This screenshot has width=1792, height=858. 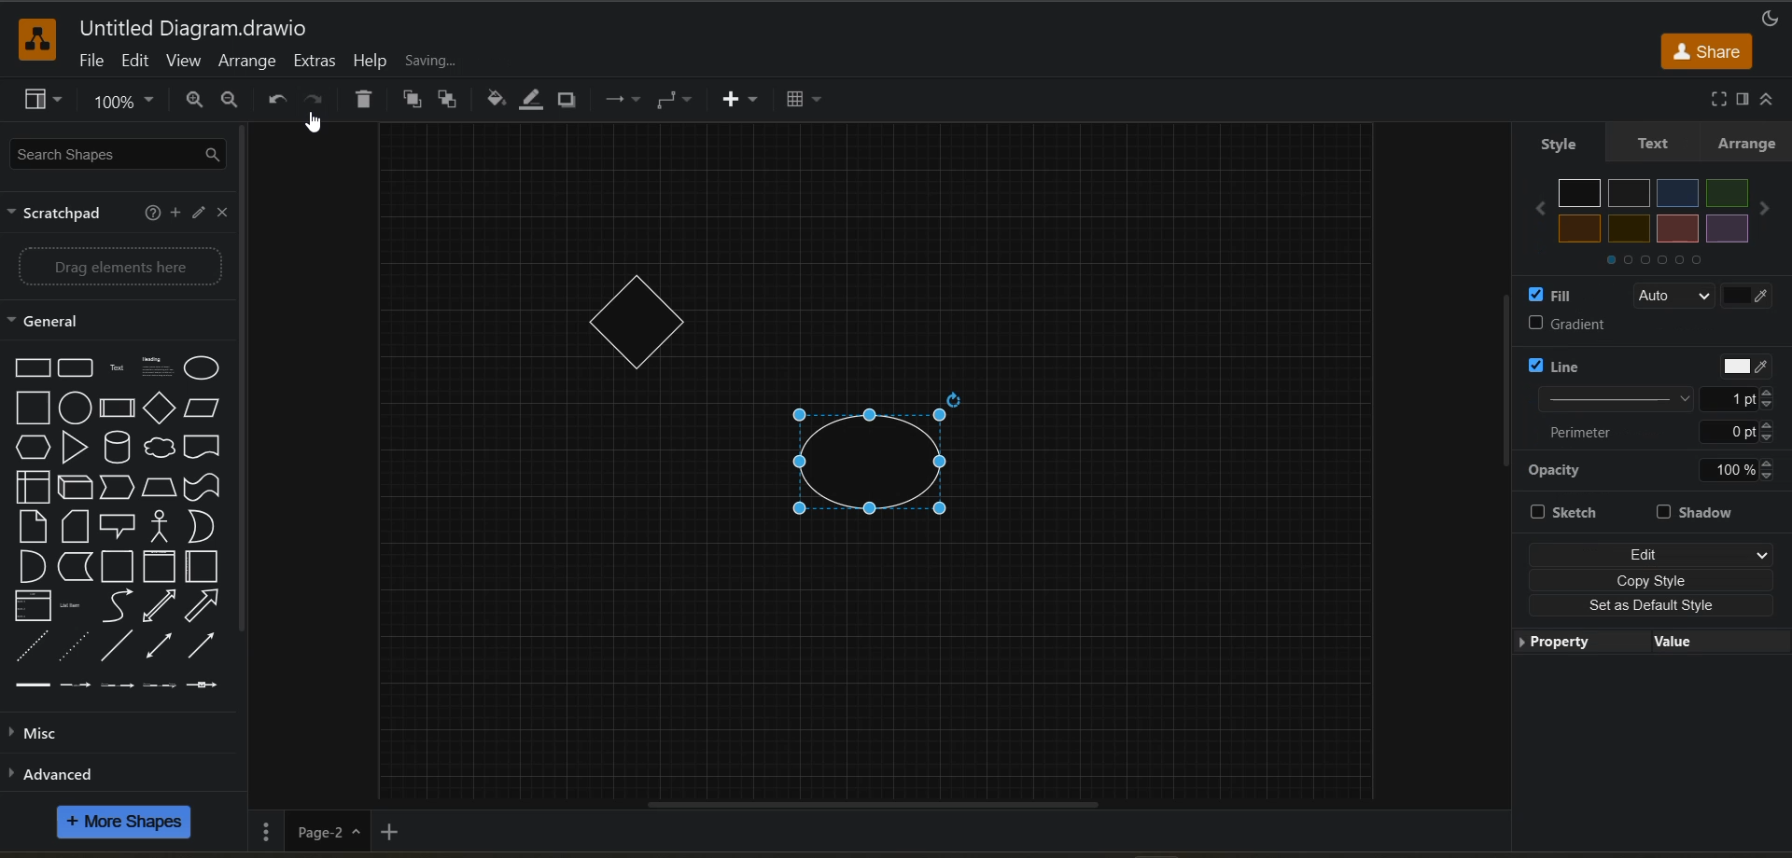 I want to click on property, so click(x=1568, y=643).